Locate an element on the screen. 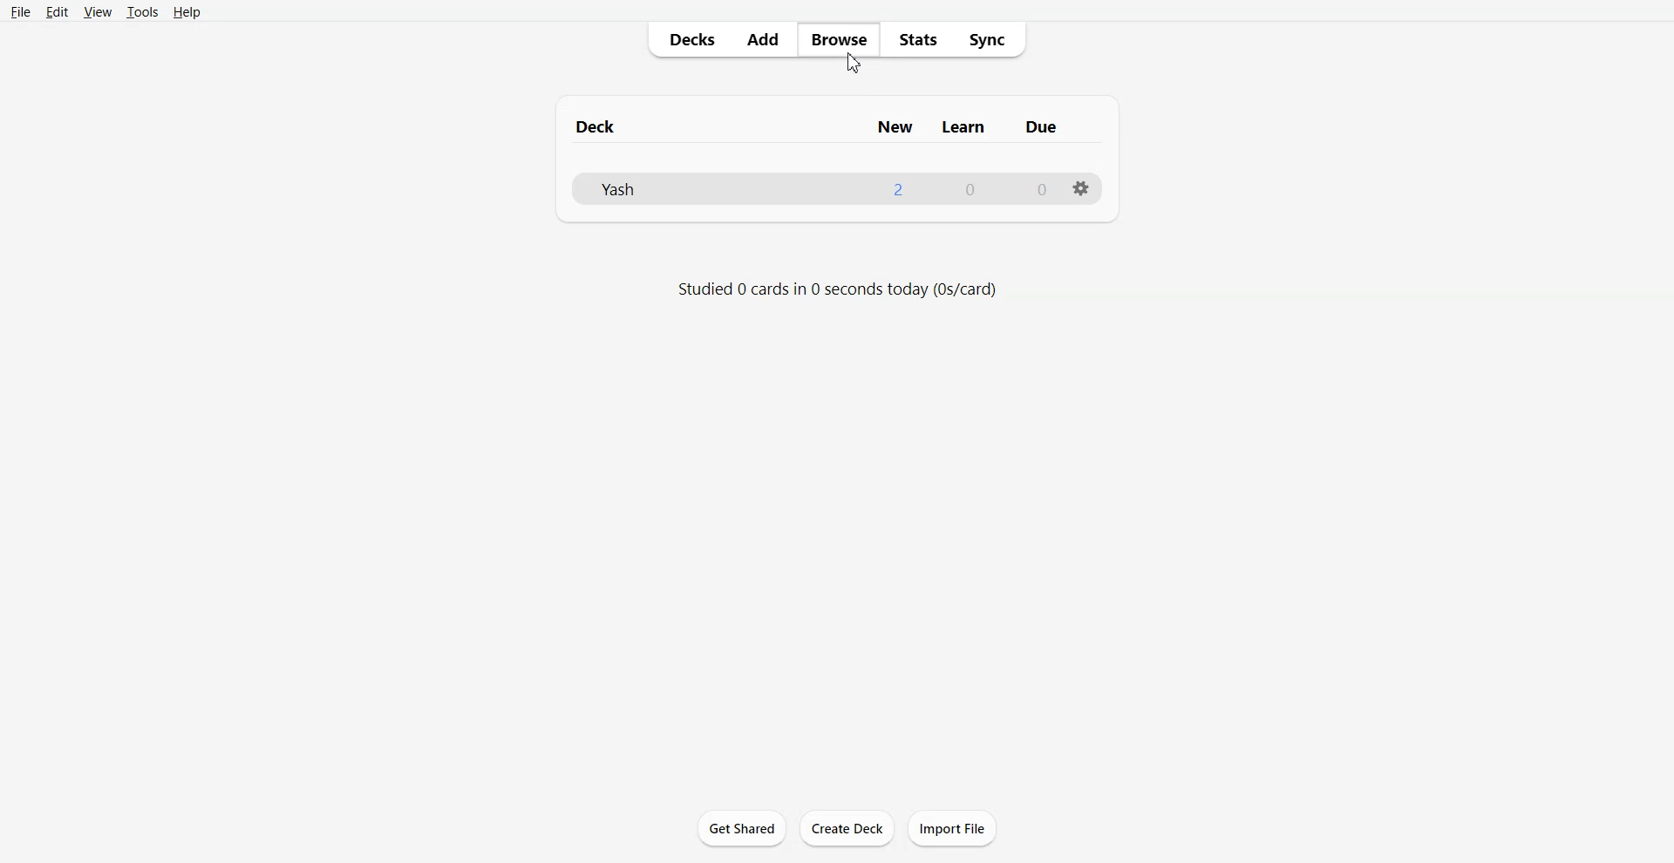 The height and width of the screenshot is (863, 1674). Deck is located at coordinates (602, 127).